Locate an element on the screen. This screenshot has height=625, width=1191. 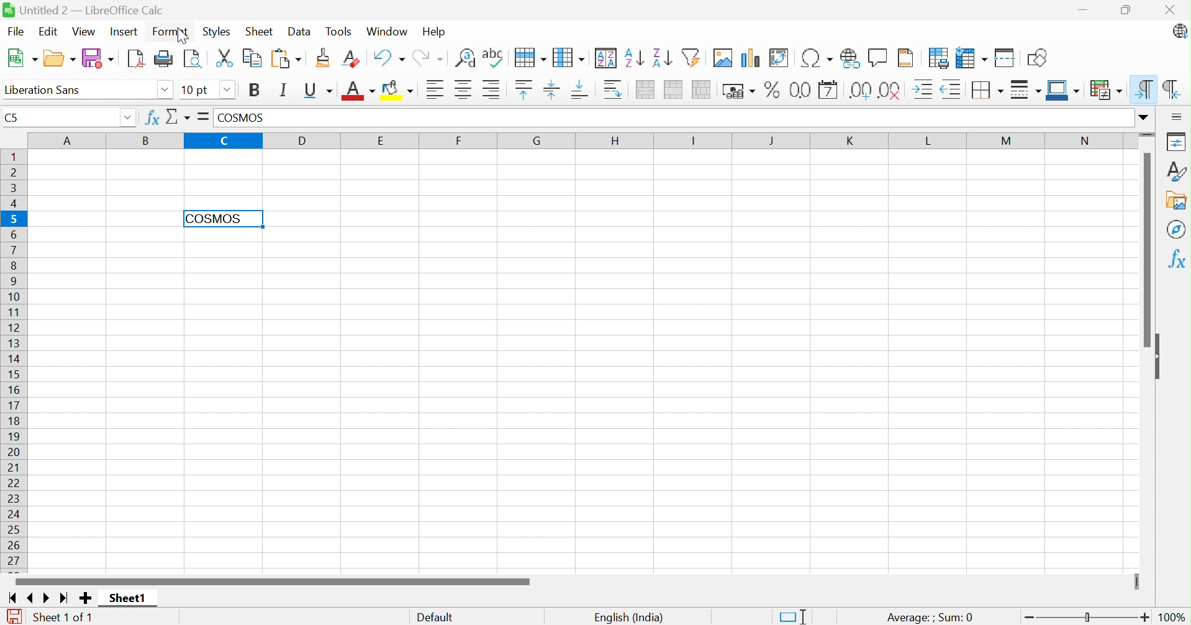
Merge Cells is located at coordinates (676, 90).